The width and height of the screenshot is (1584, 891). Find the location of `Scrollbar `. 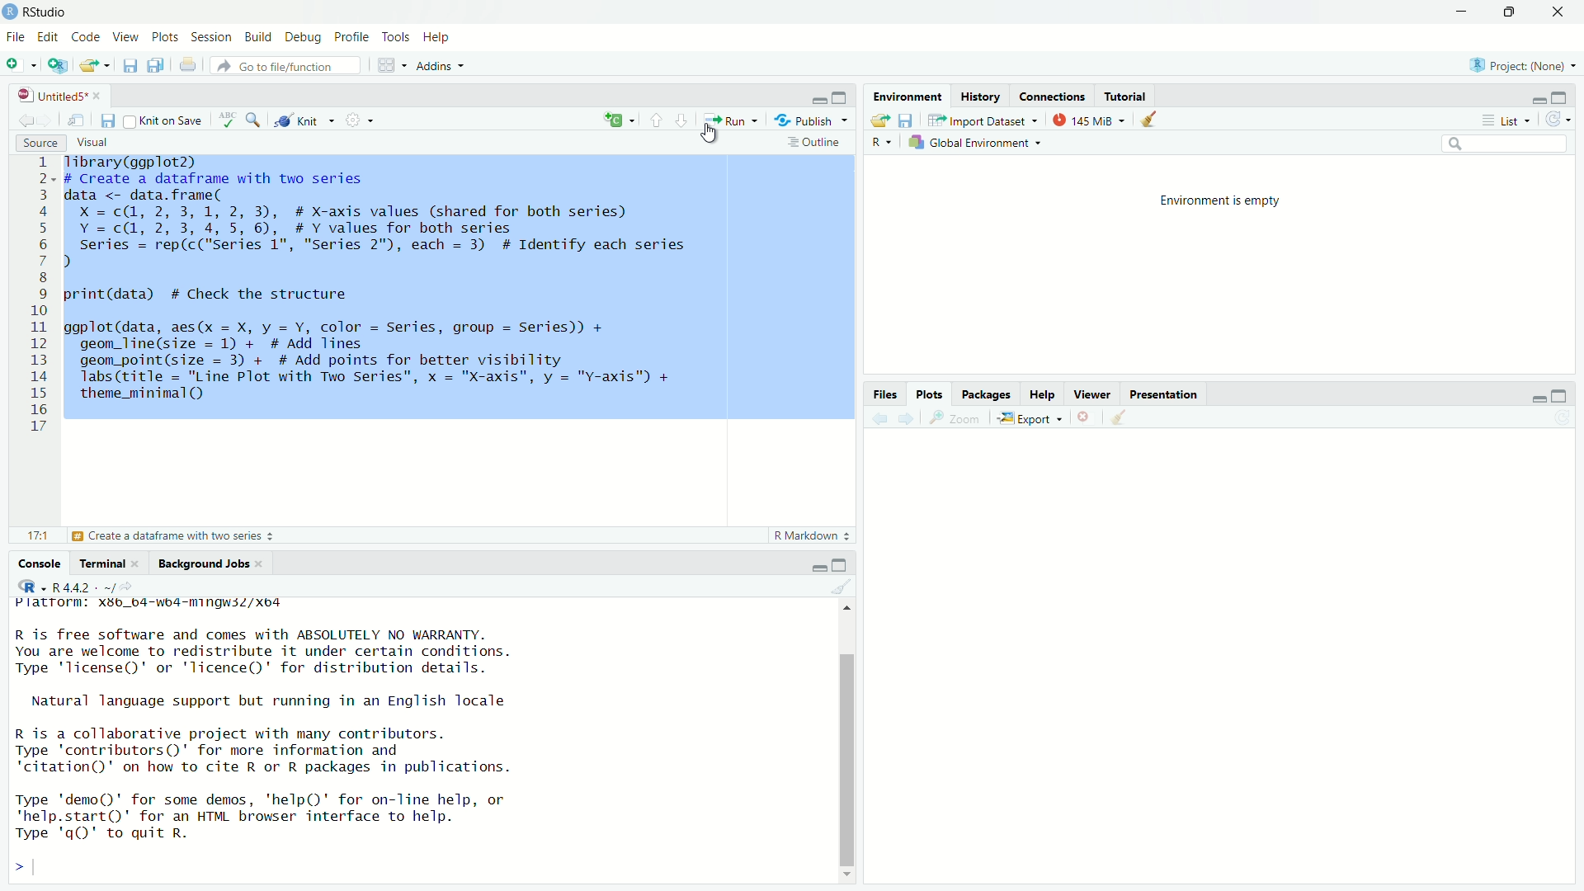

Scrollbar  is located at coordinates (847, 747).